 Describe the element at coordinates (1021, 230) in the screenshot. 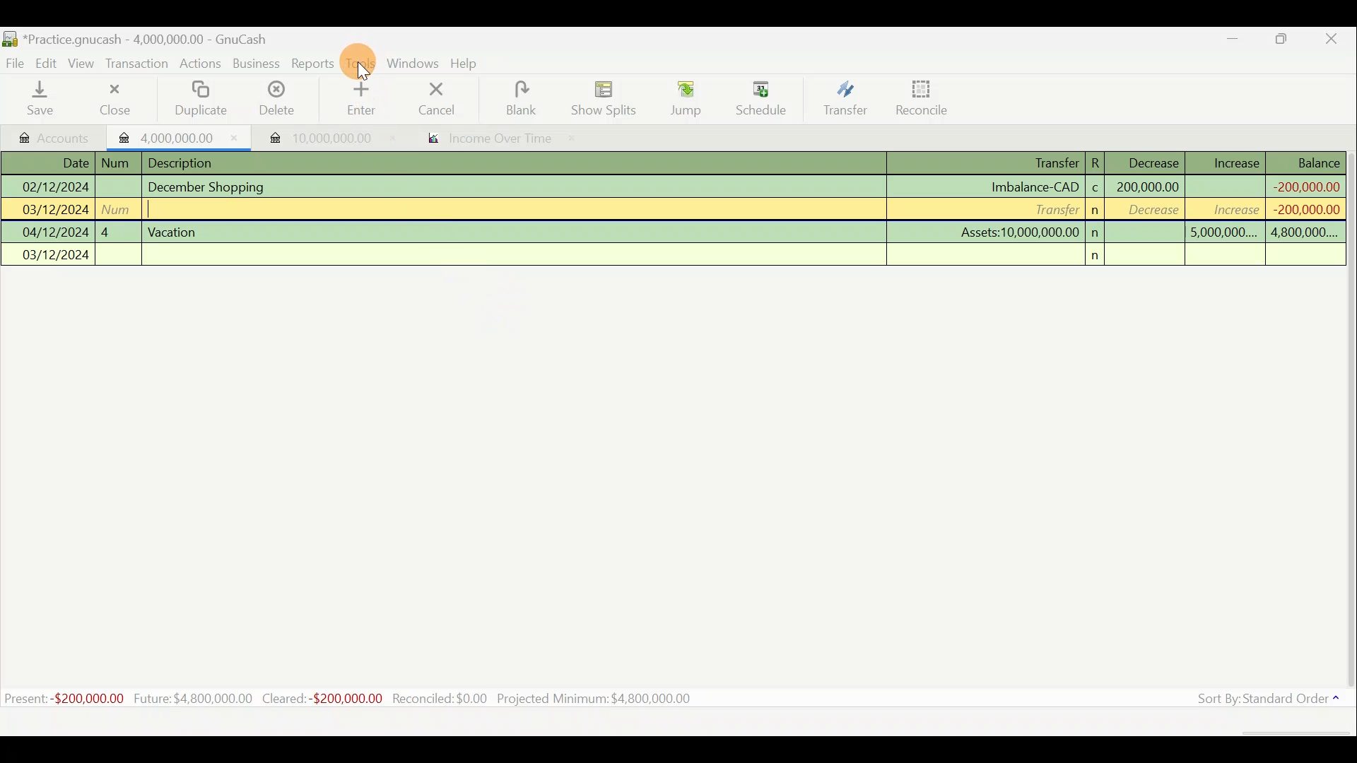

I see `Assets:10,000,000.00` at that location.